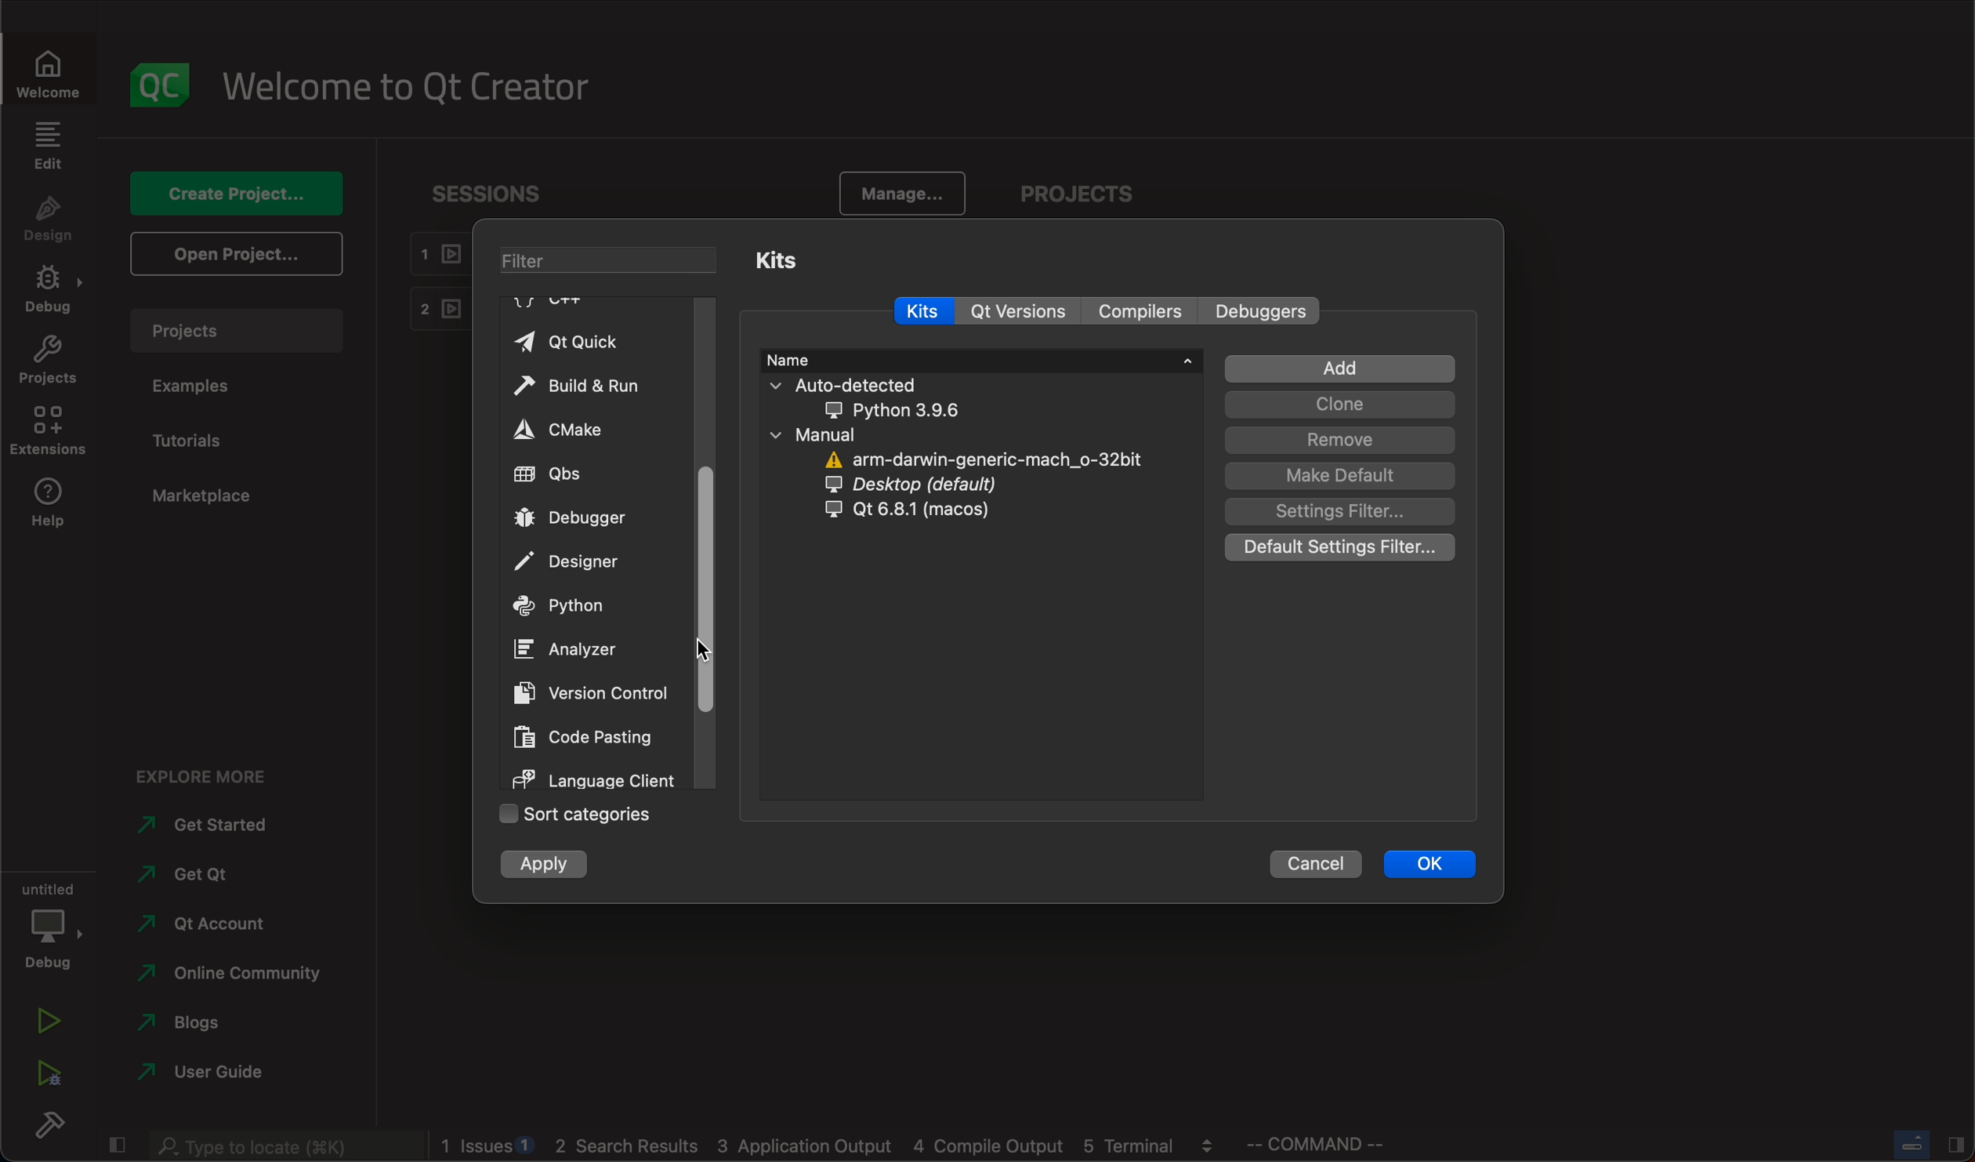 The width and height of the screenshot is (1975, 1162). Describe the element at coordinates (922, 311) in the screenshot. I see `kits` at that location.